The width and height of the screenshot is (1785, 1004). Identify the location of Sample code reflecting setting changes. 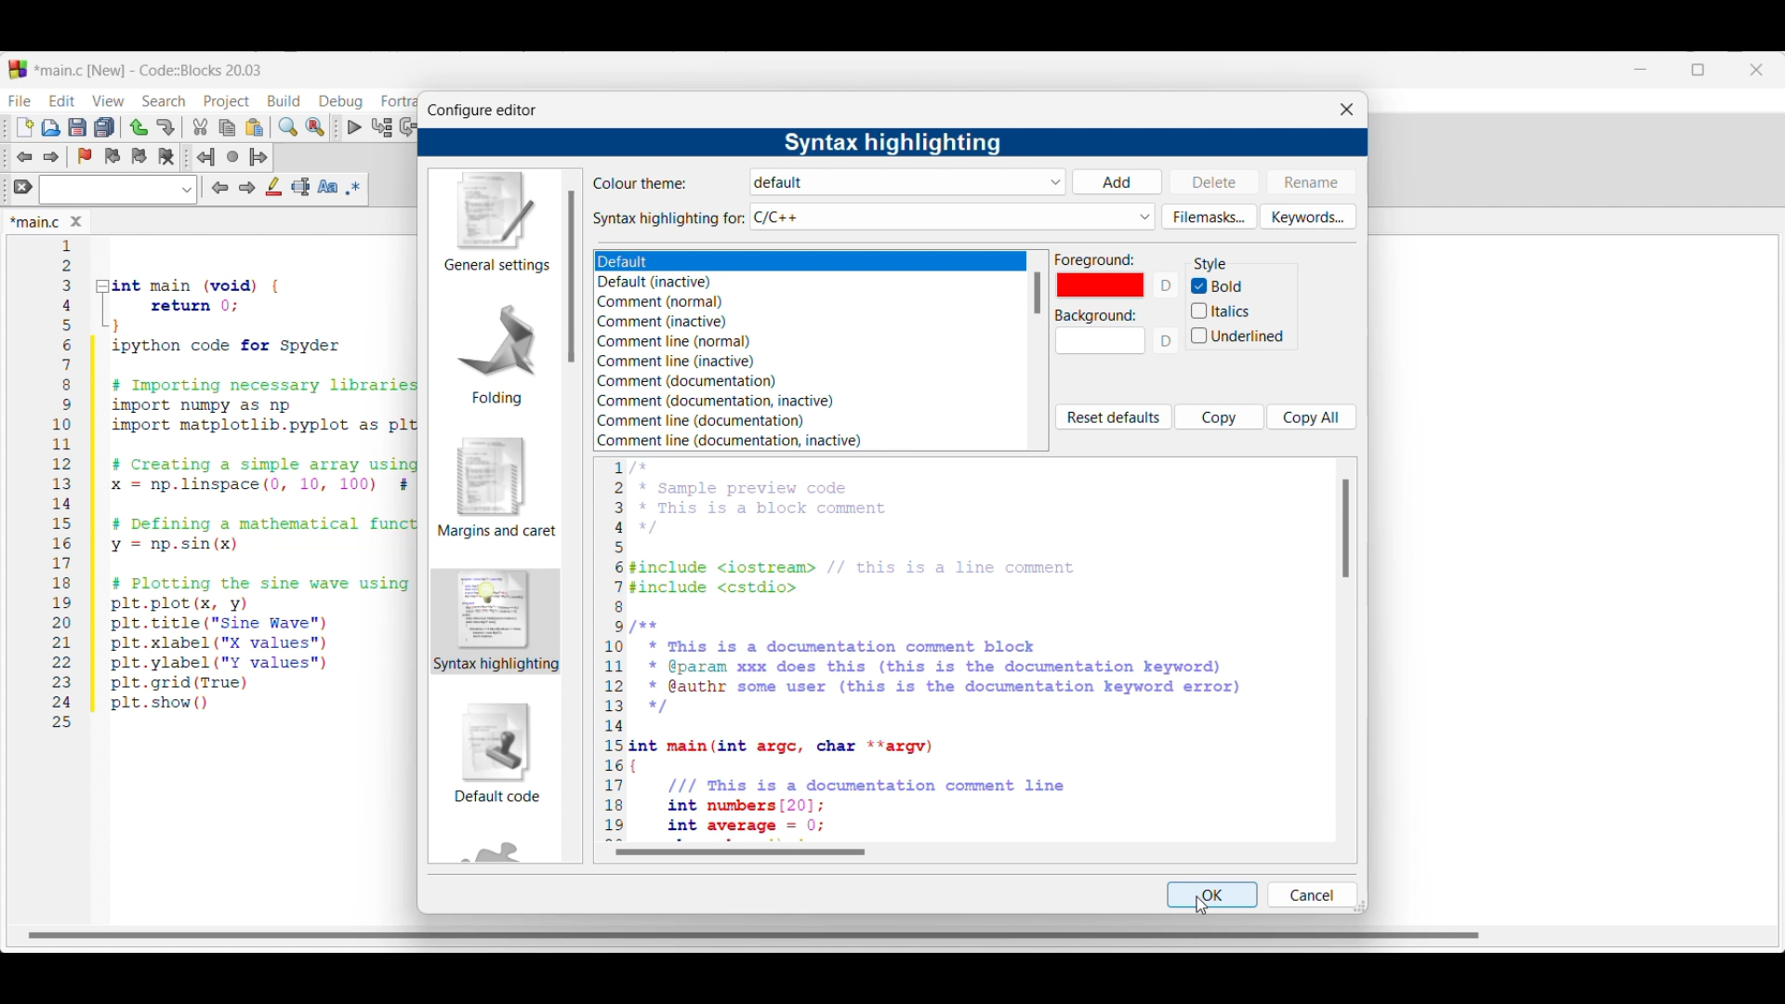
(963, 651).